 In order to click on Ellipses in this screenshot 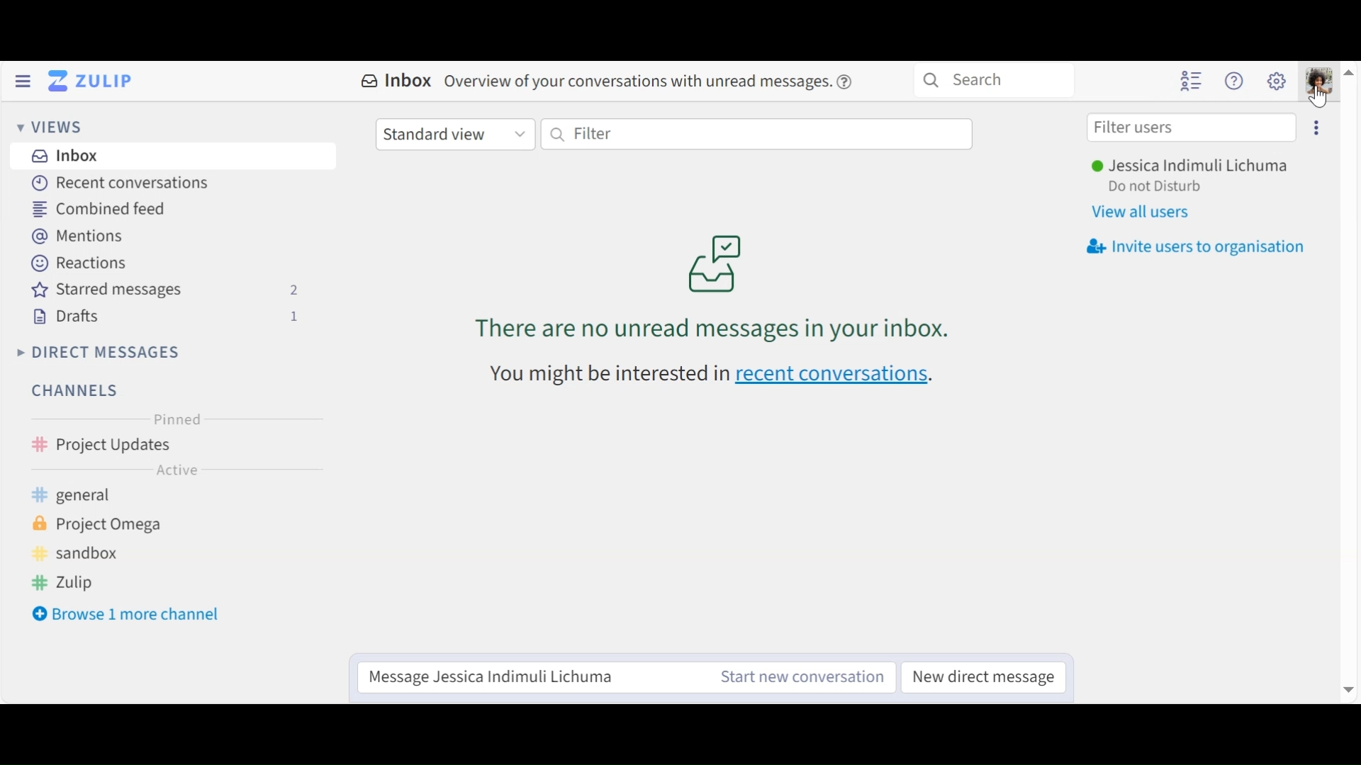, I will do `click(1316, 129)`.